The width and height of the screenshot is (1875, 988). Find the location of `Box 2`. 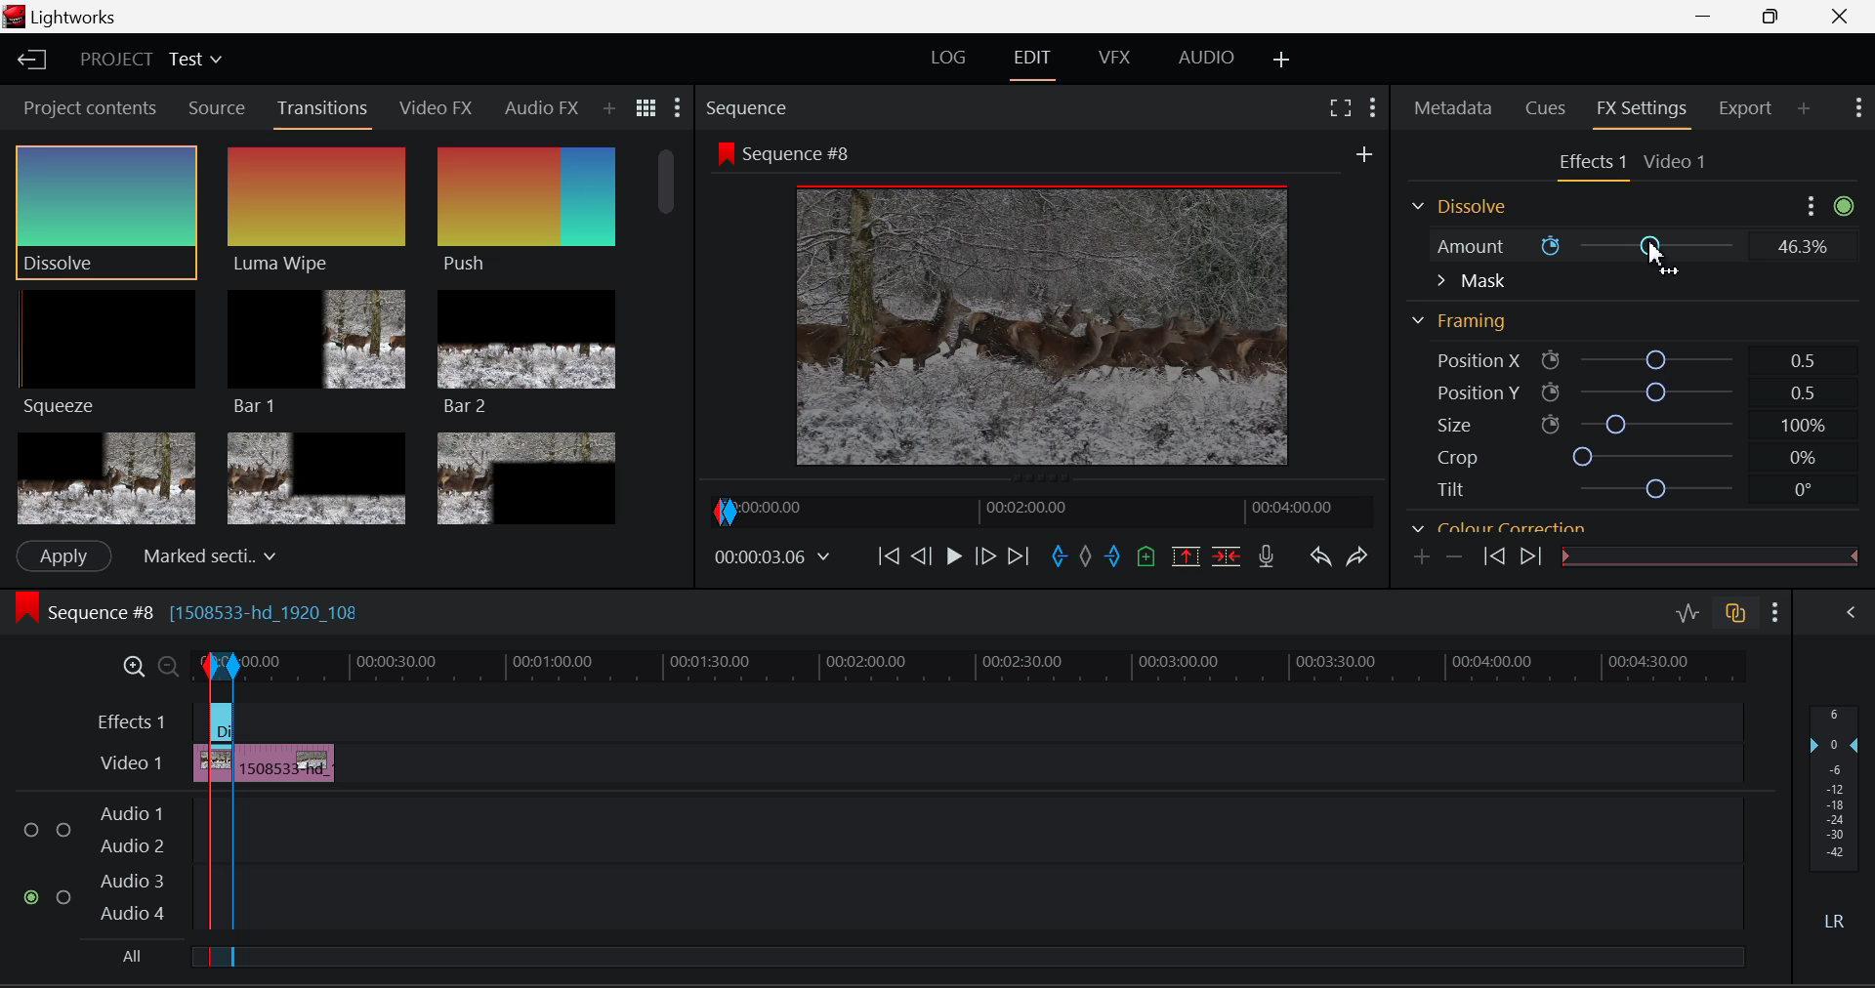

Box 2 is located at coordinates (316, 475).